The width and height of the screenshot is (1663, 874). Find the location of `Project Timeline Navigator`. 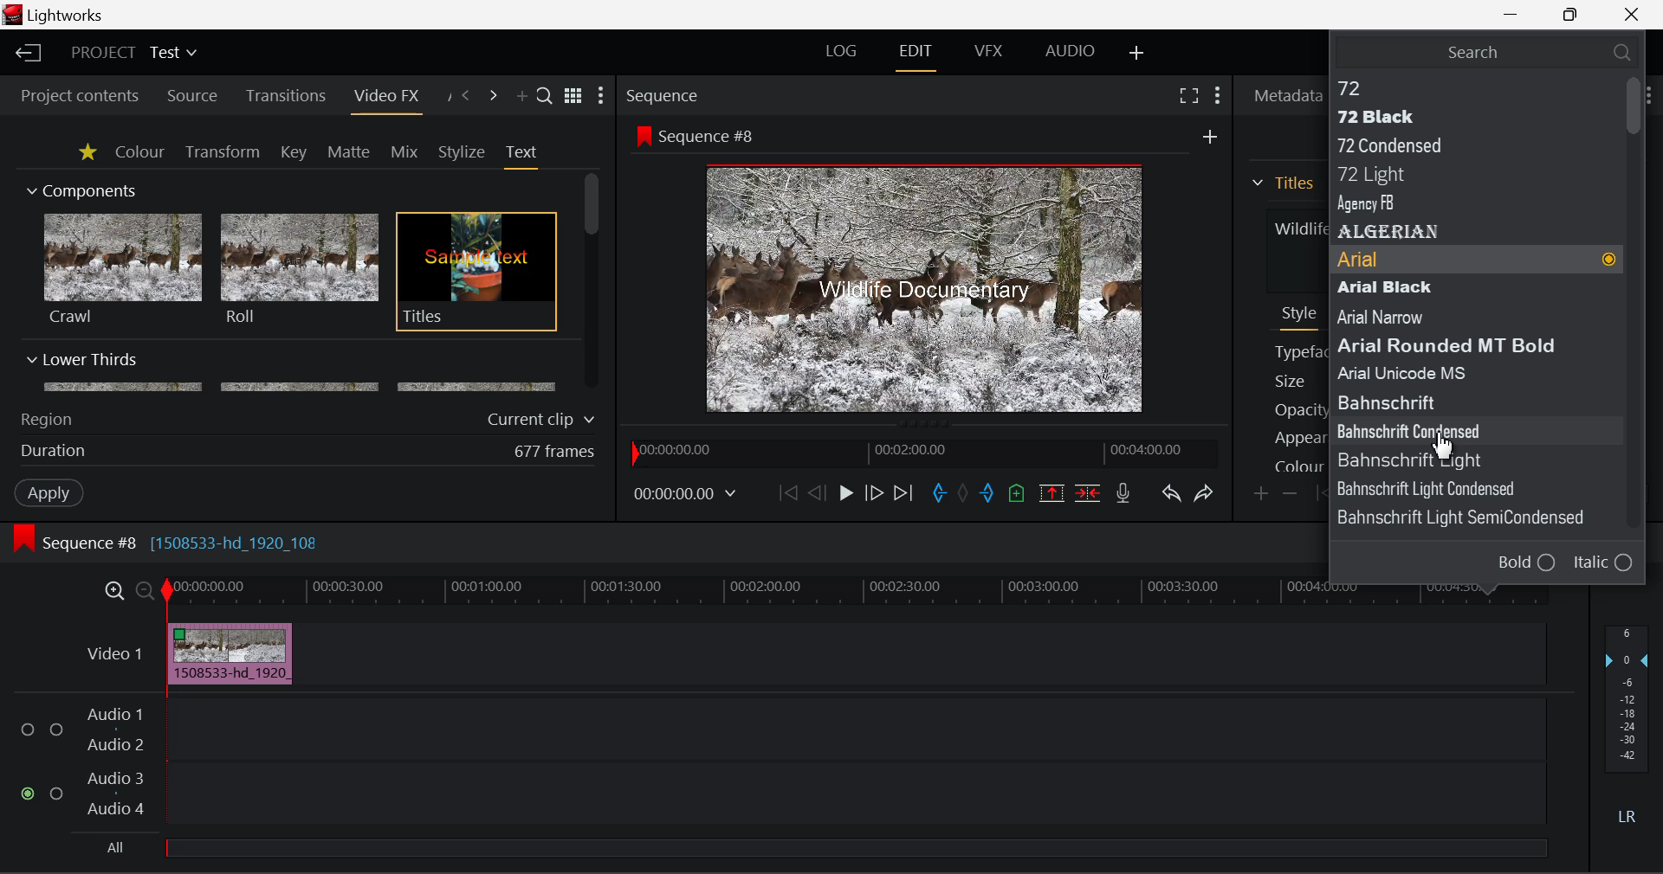

Project Timeline Navigator is located at coordinates (923, 449).